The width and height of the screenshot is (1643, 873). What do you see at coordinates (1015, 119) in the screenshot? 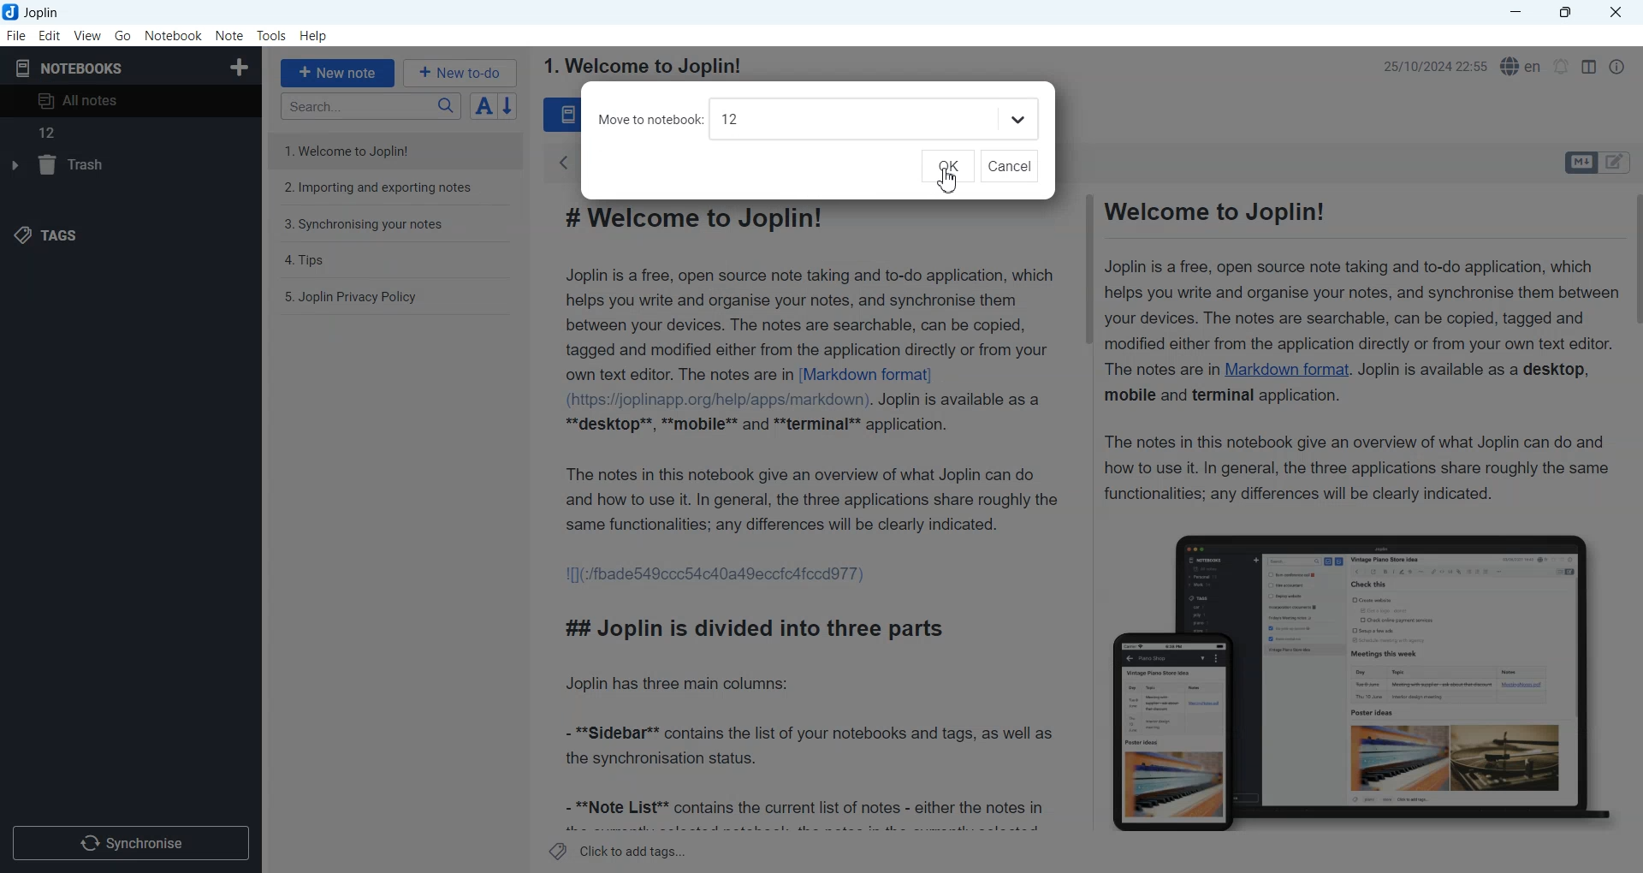
I see `Dropdown book for select file` at bounding box center [1015, 119].